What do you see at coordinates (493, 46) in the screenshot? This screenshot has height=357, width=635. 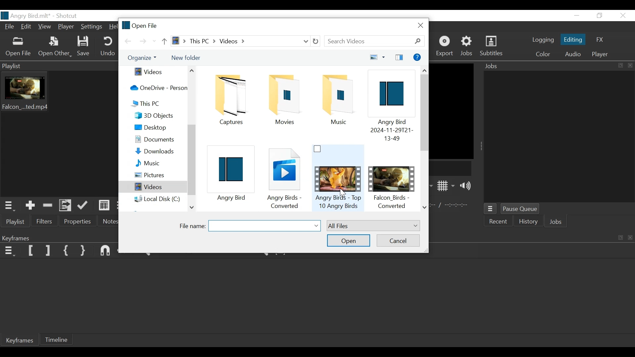 I see `Subtitles` at bounding box center [493, 46].